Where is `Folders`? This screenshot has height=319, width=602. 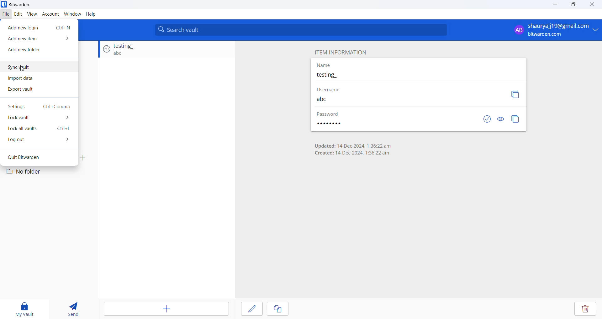 Folders is located at coordinates (34, 158).